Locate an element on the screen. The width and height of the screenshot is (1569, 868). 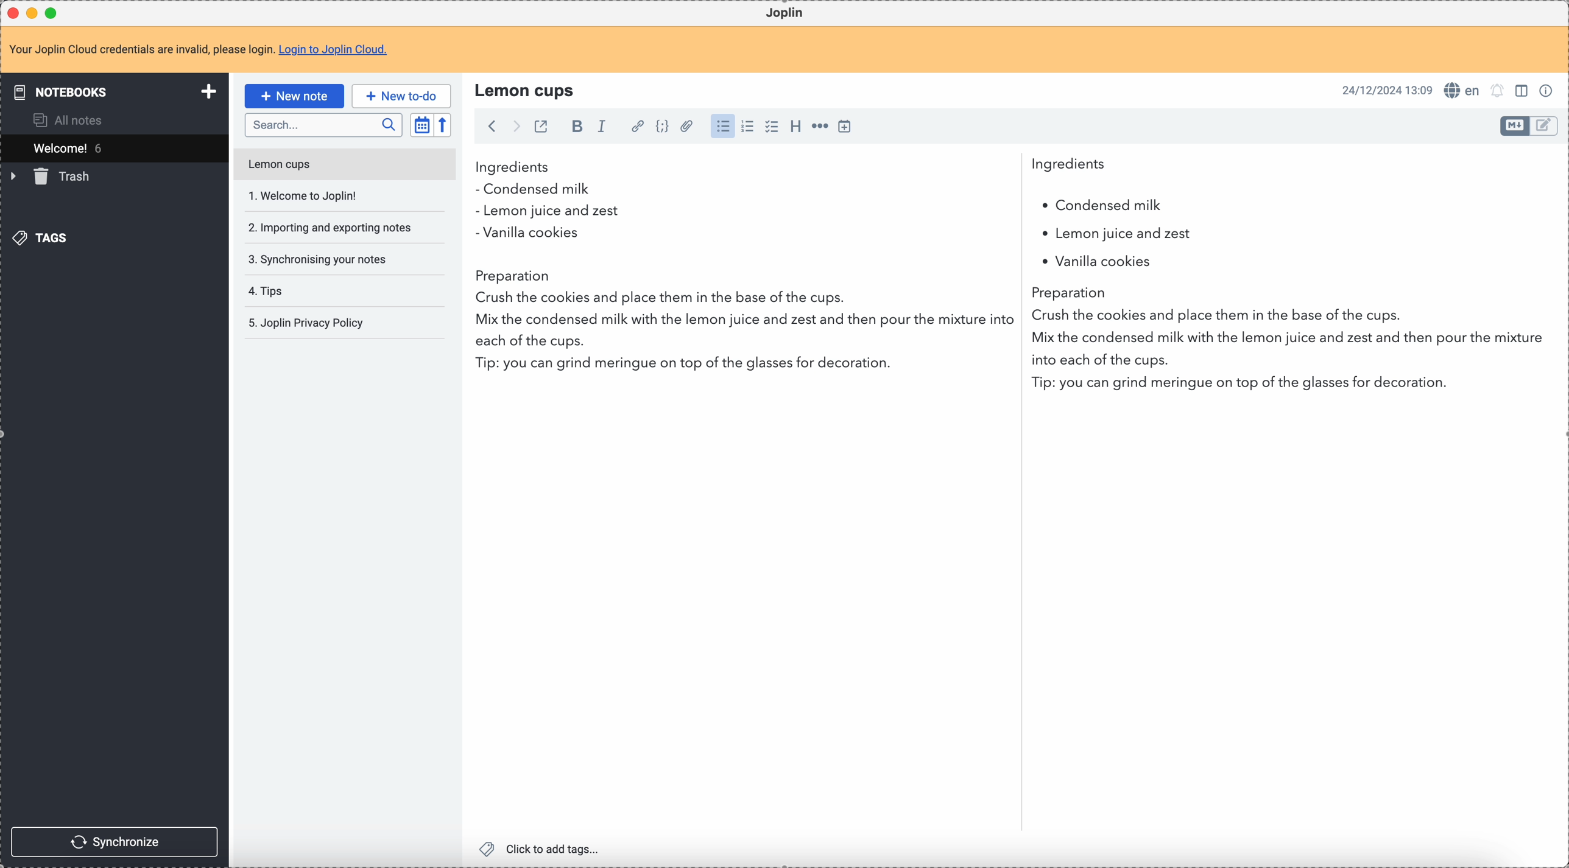
all notes is located at coordinates (72, 119).